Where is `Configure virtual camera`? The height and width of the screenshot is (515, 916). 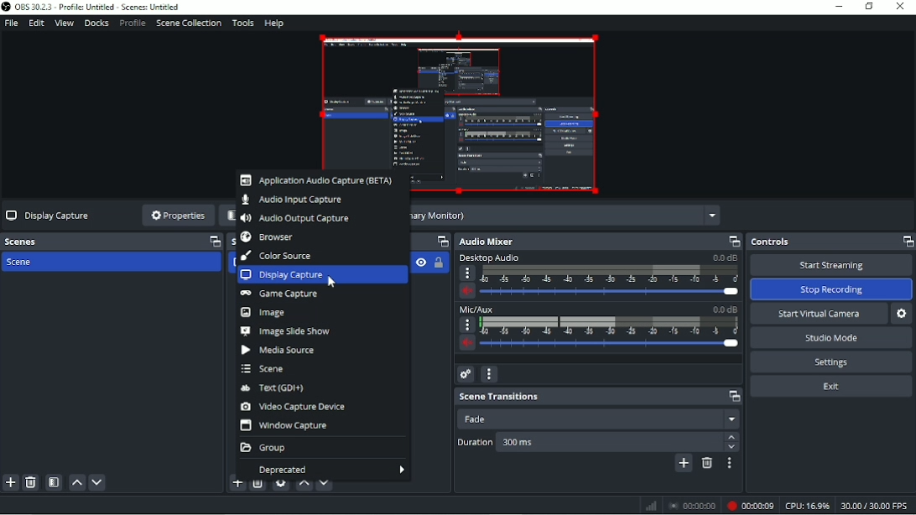
Configure virtual camera is located at coordinates (902, 314).